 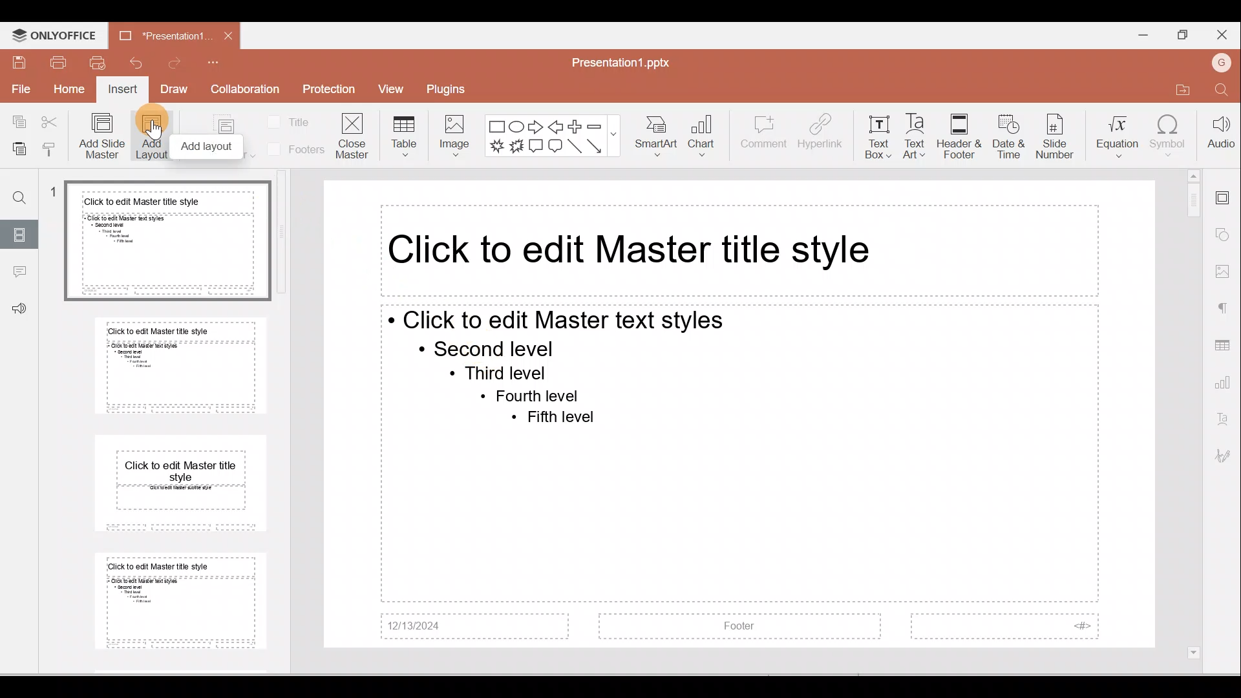 I want to click on Left arrow, so click(x=557, y=125).